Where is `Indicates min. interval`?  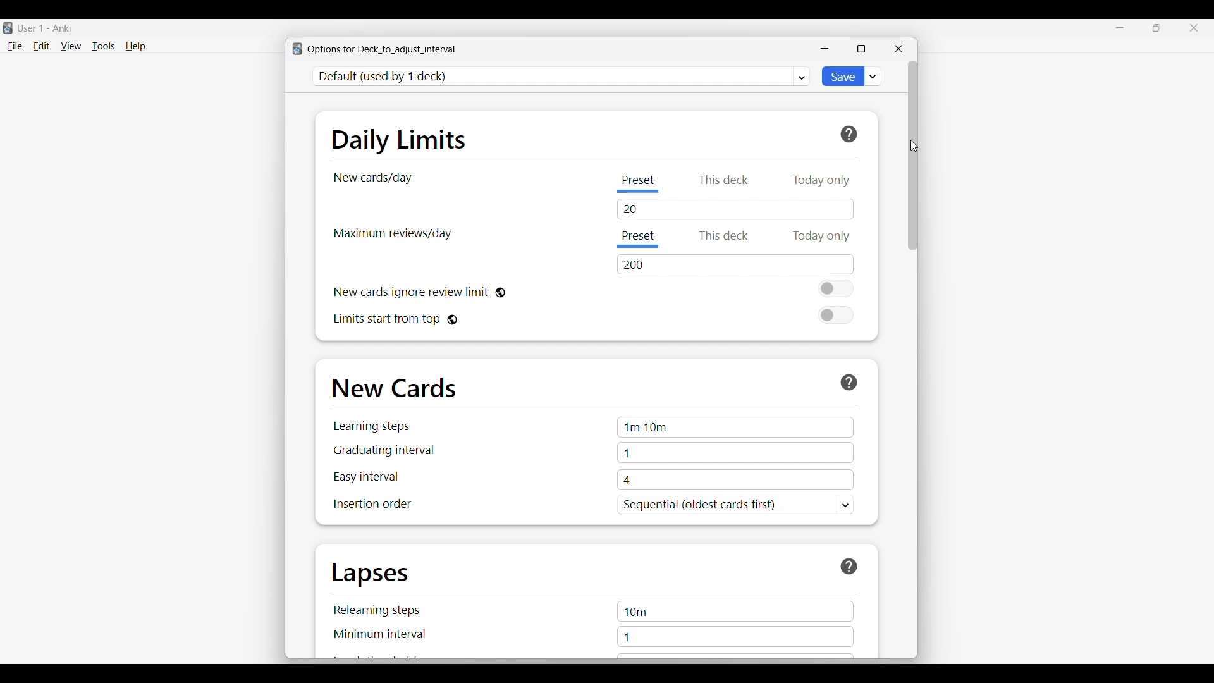
Indicates min. interval is located at coordinates (381, 634).